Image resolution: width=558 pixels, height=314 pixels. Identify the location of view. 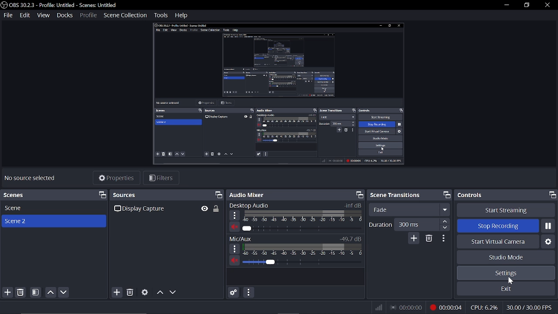
(44, 15).